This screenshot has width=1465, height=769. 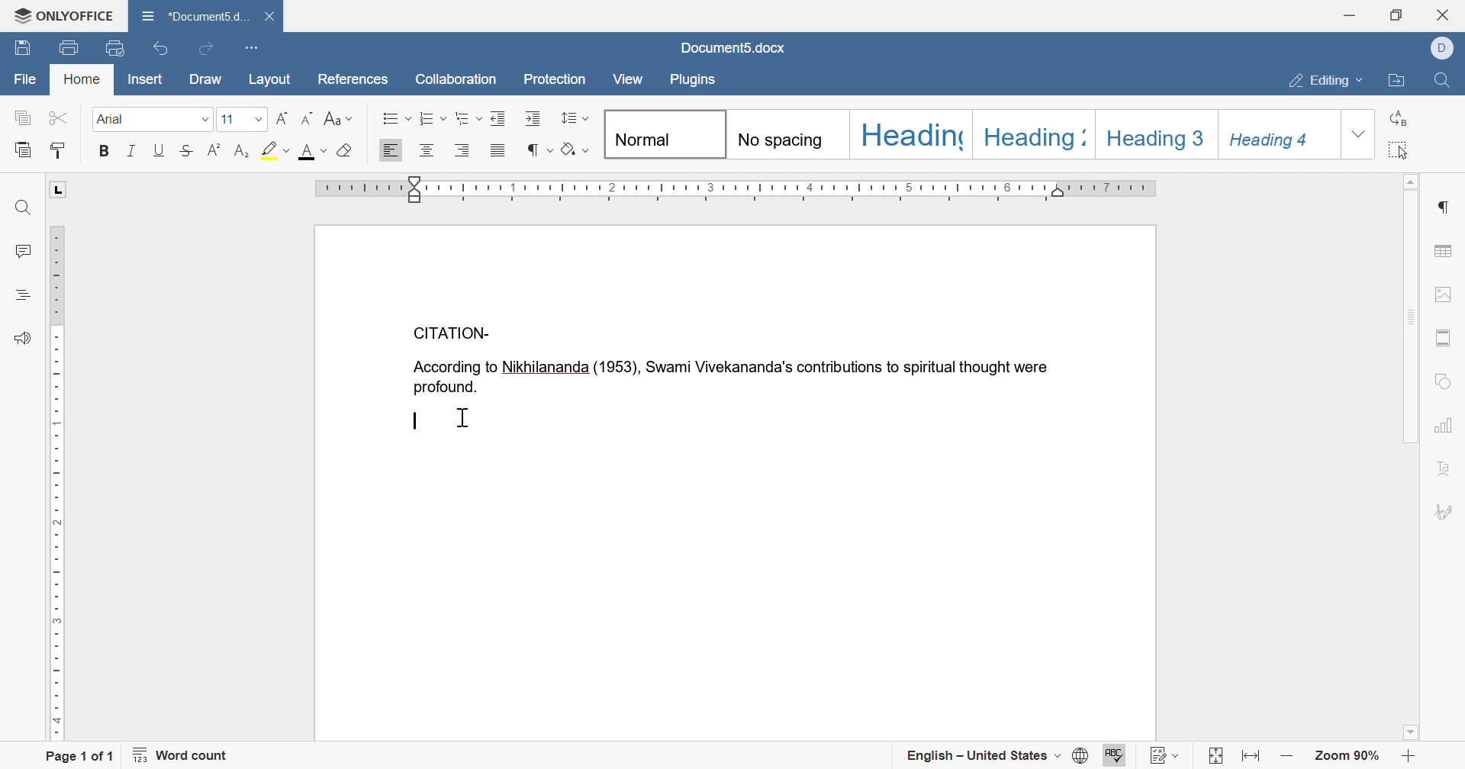 What do you see at coordinates (1443, 204) in the screenshot?
I see `paragraph settings` at bounding box center [1443, 204].